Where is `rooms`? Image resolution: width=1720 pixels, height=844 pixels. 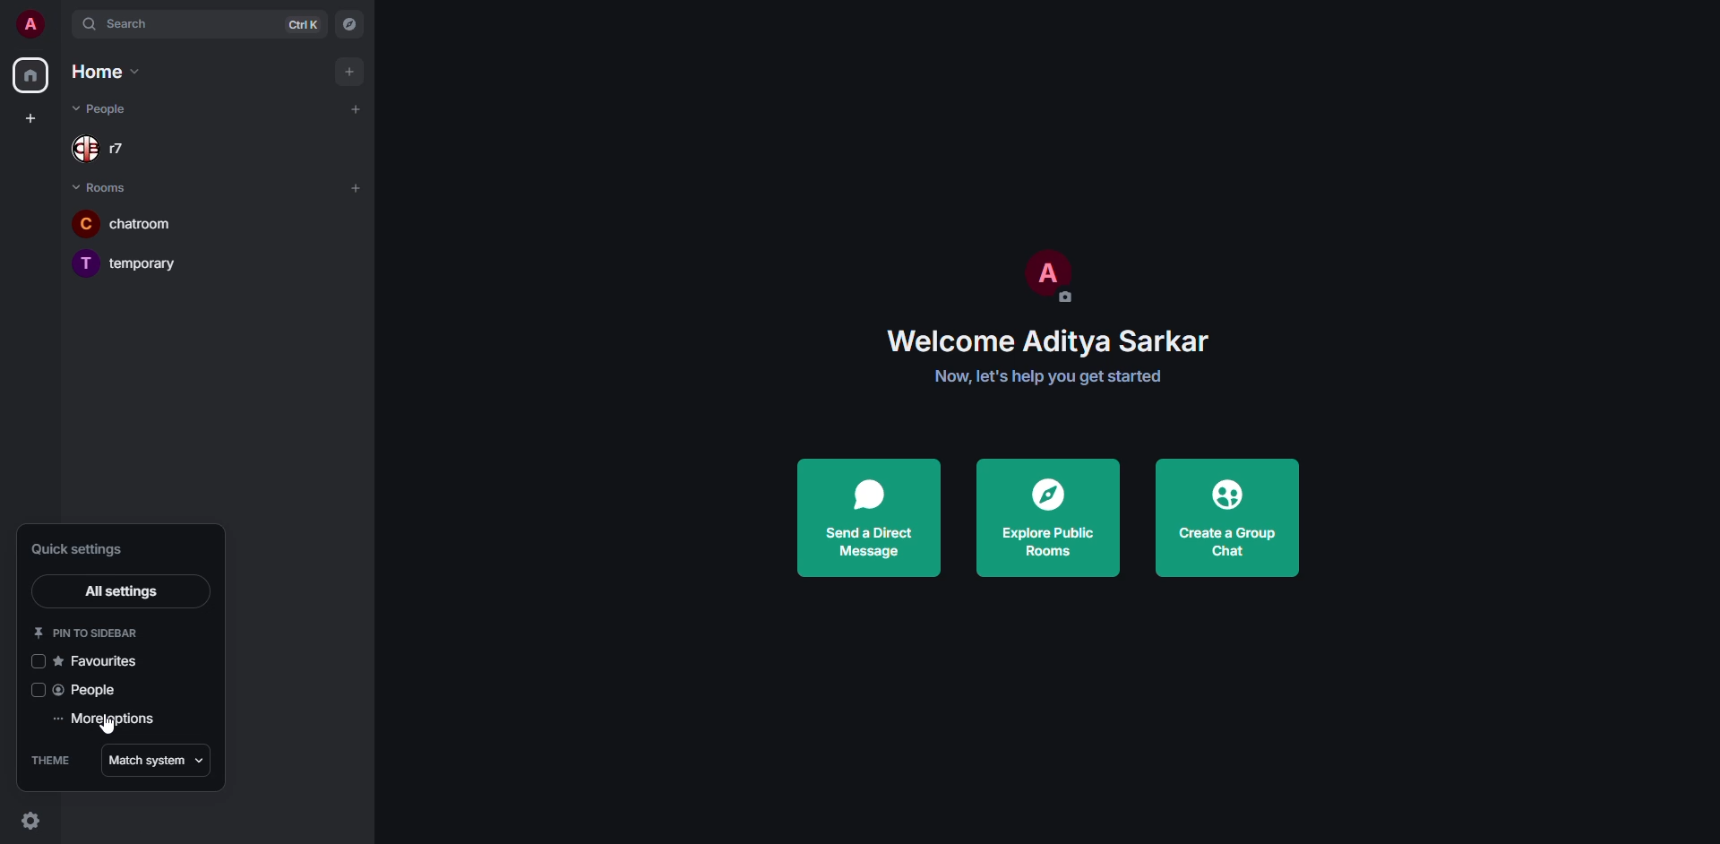
rooms is located at coordinates (106, 189).